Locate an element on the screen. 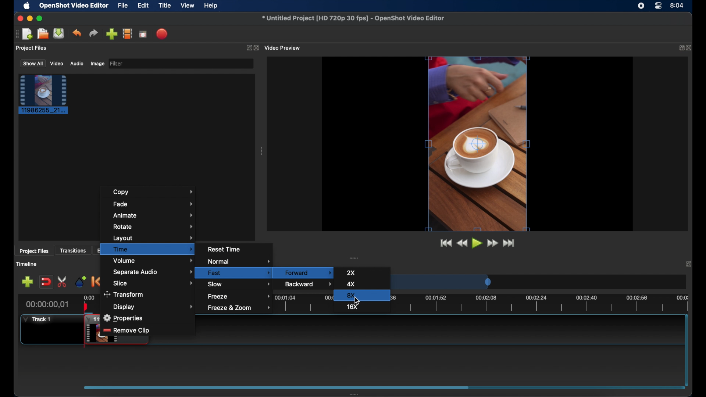 The width and height of the screenshot is (706, 397). rotate menu is located at coordinates (154, 226).